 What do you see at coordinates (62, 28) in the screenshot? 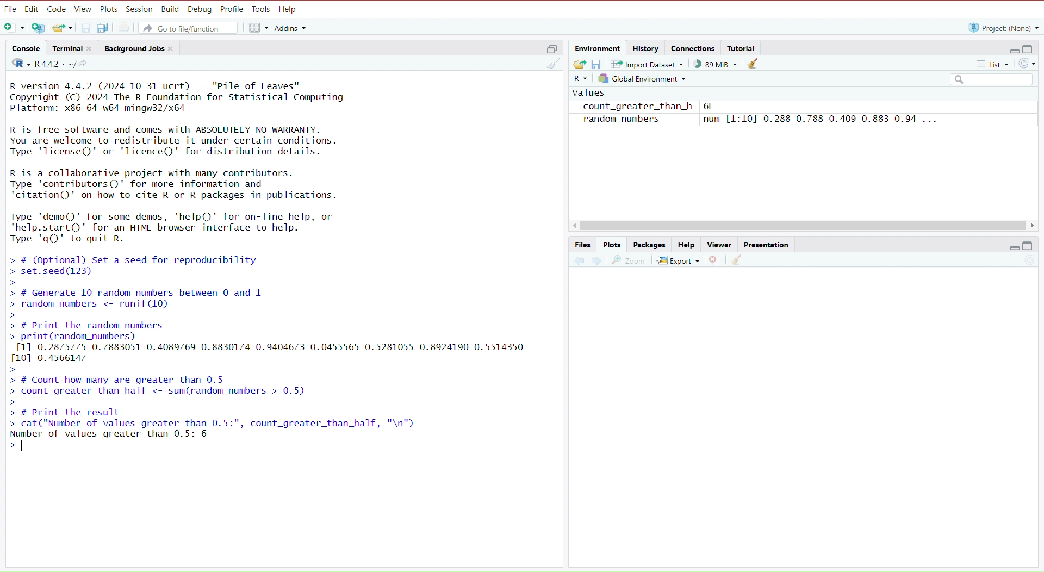
I see `Open existing file` at bounding box center [62, 28].